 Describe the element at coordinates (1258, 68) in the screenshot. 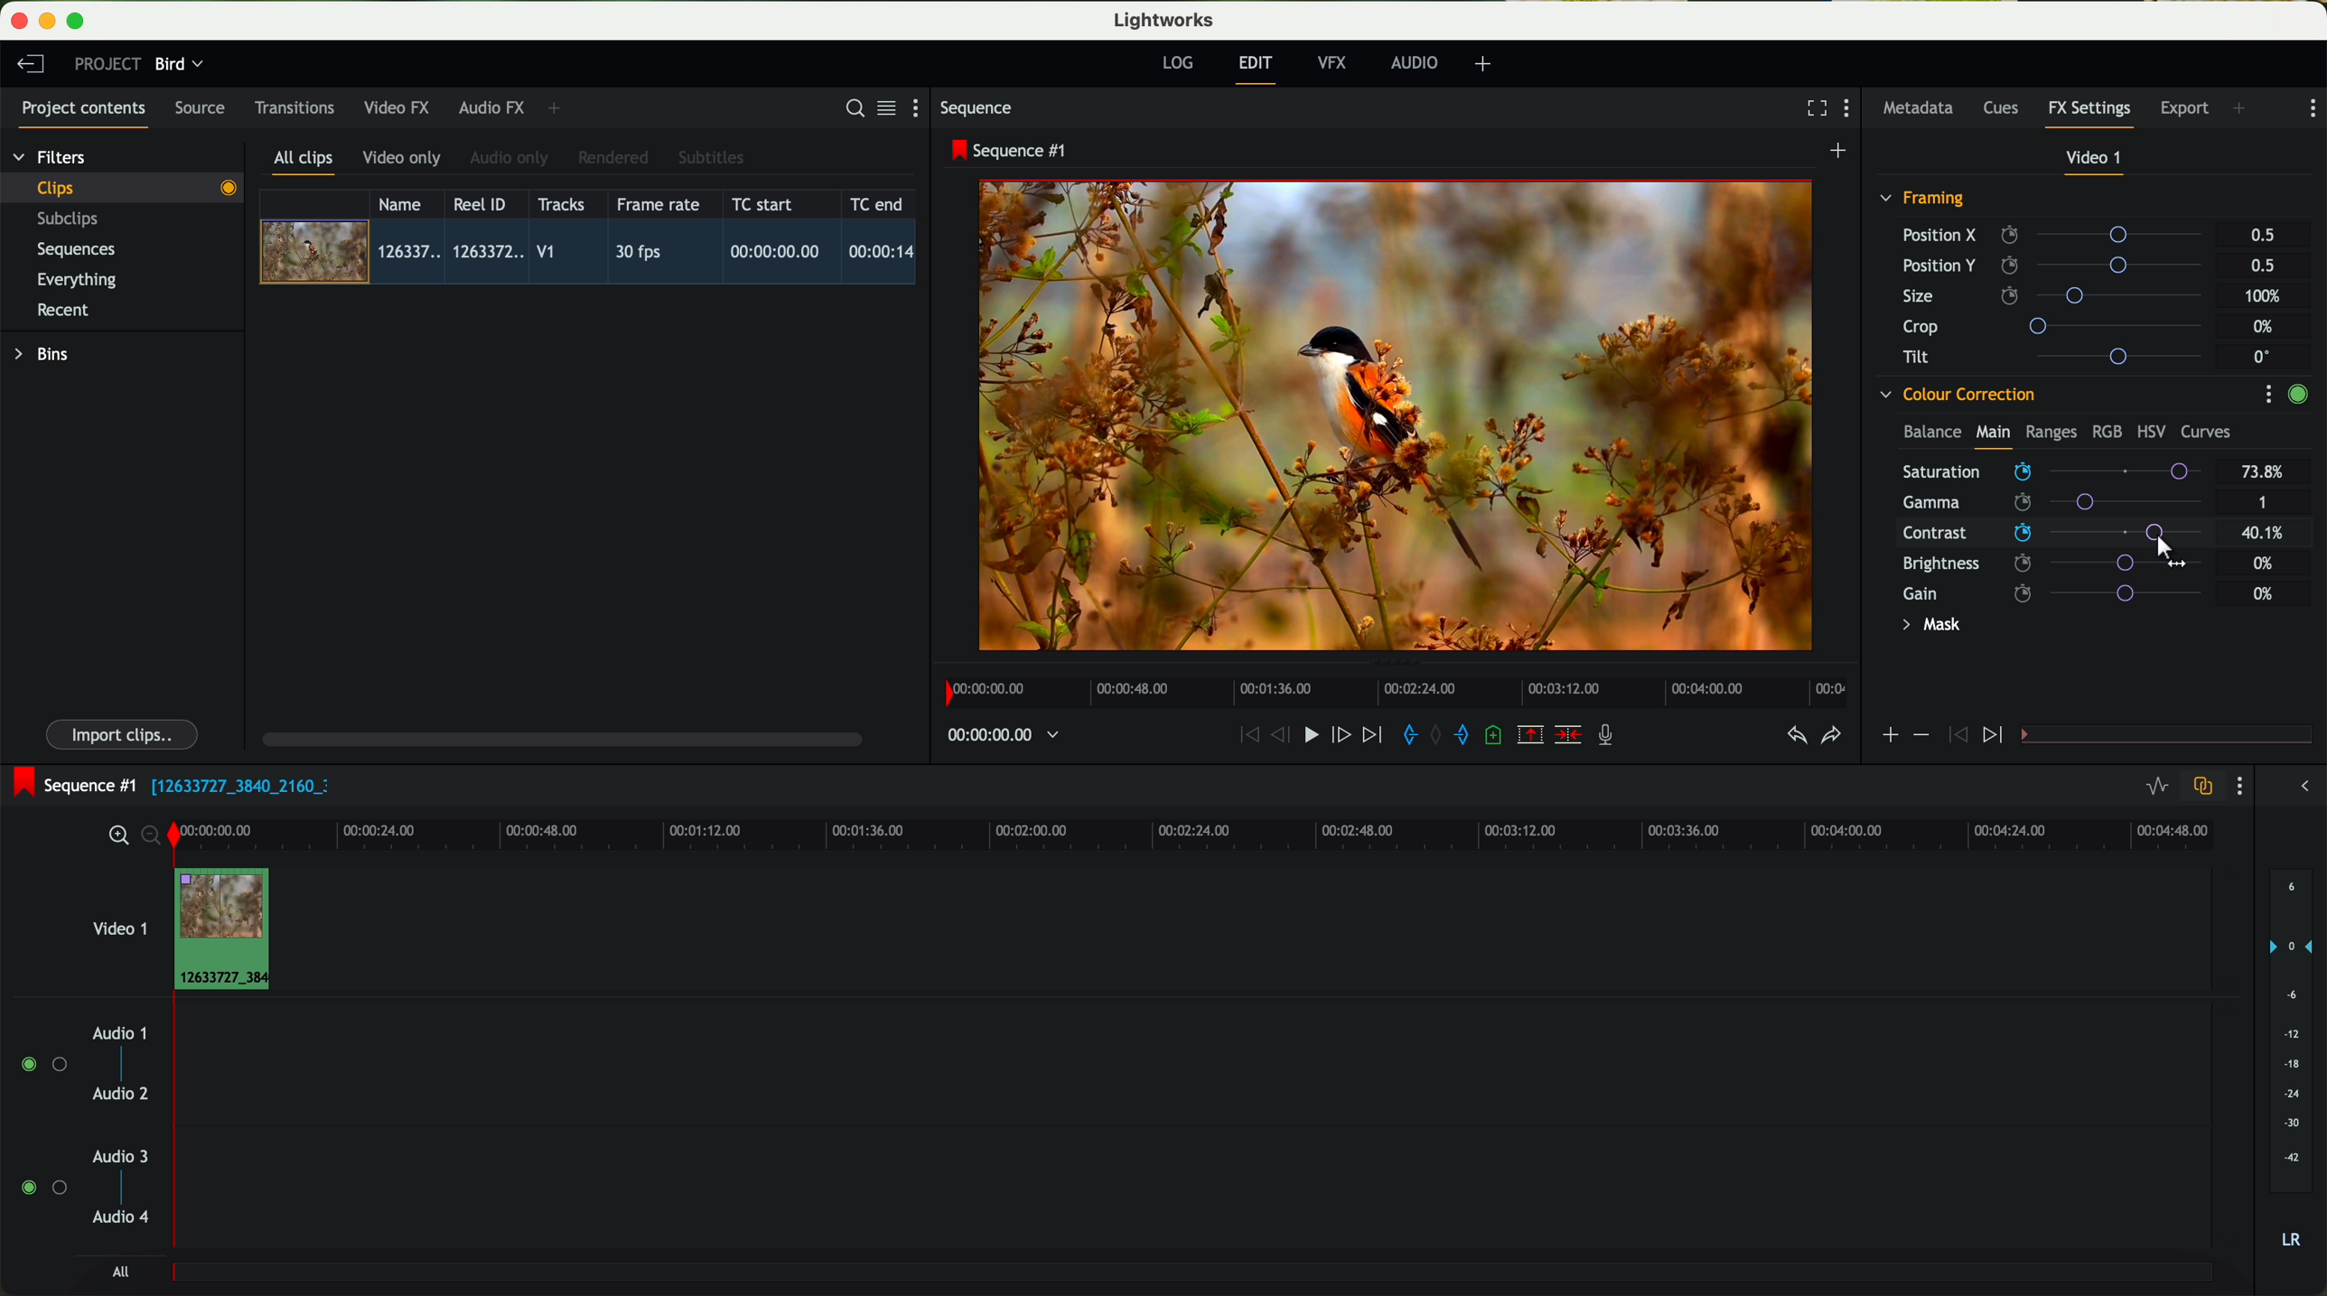

I see `edit` at that location.